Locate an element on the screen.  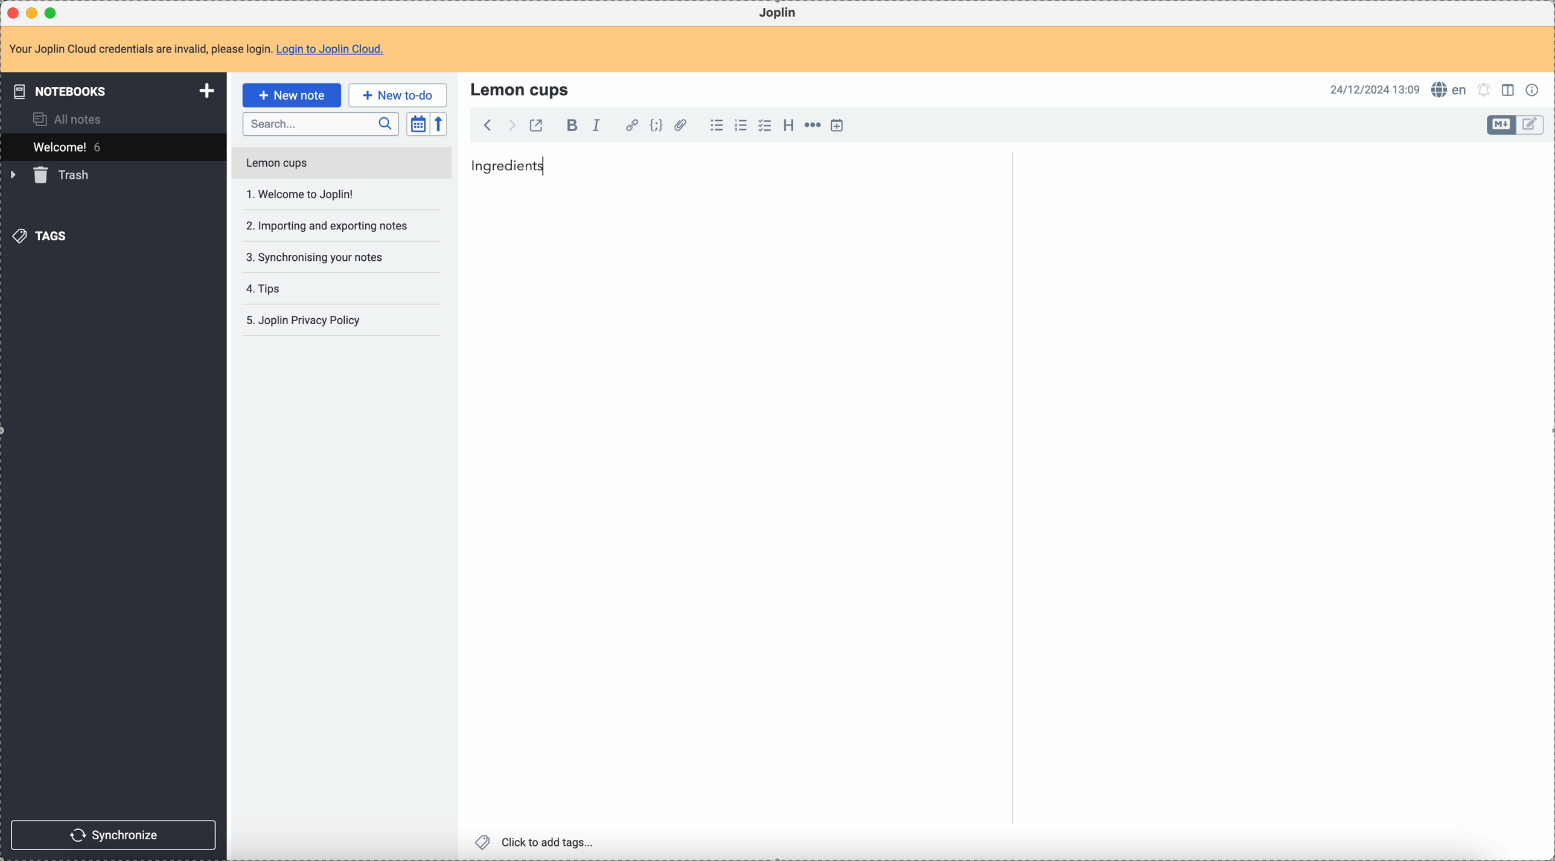
lemon cups is located at coordinates (340, 165).